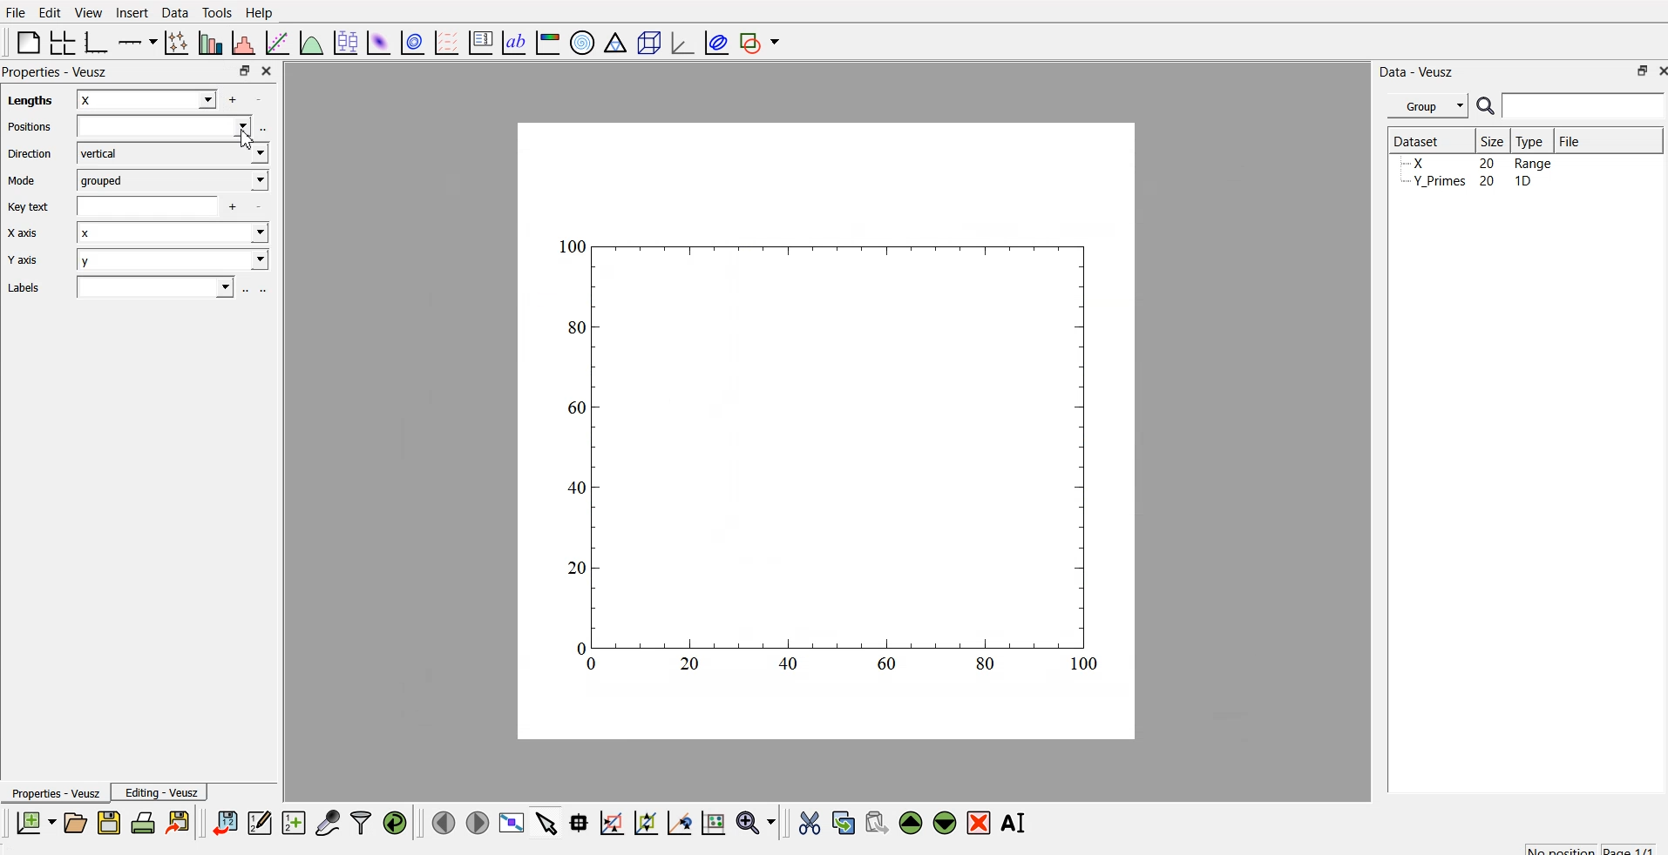 The height and width of the screenshot is (855, 1668). I want to click on search bar, so click(1584, 105).